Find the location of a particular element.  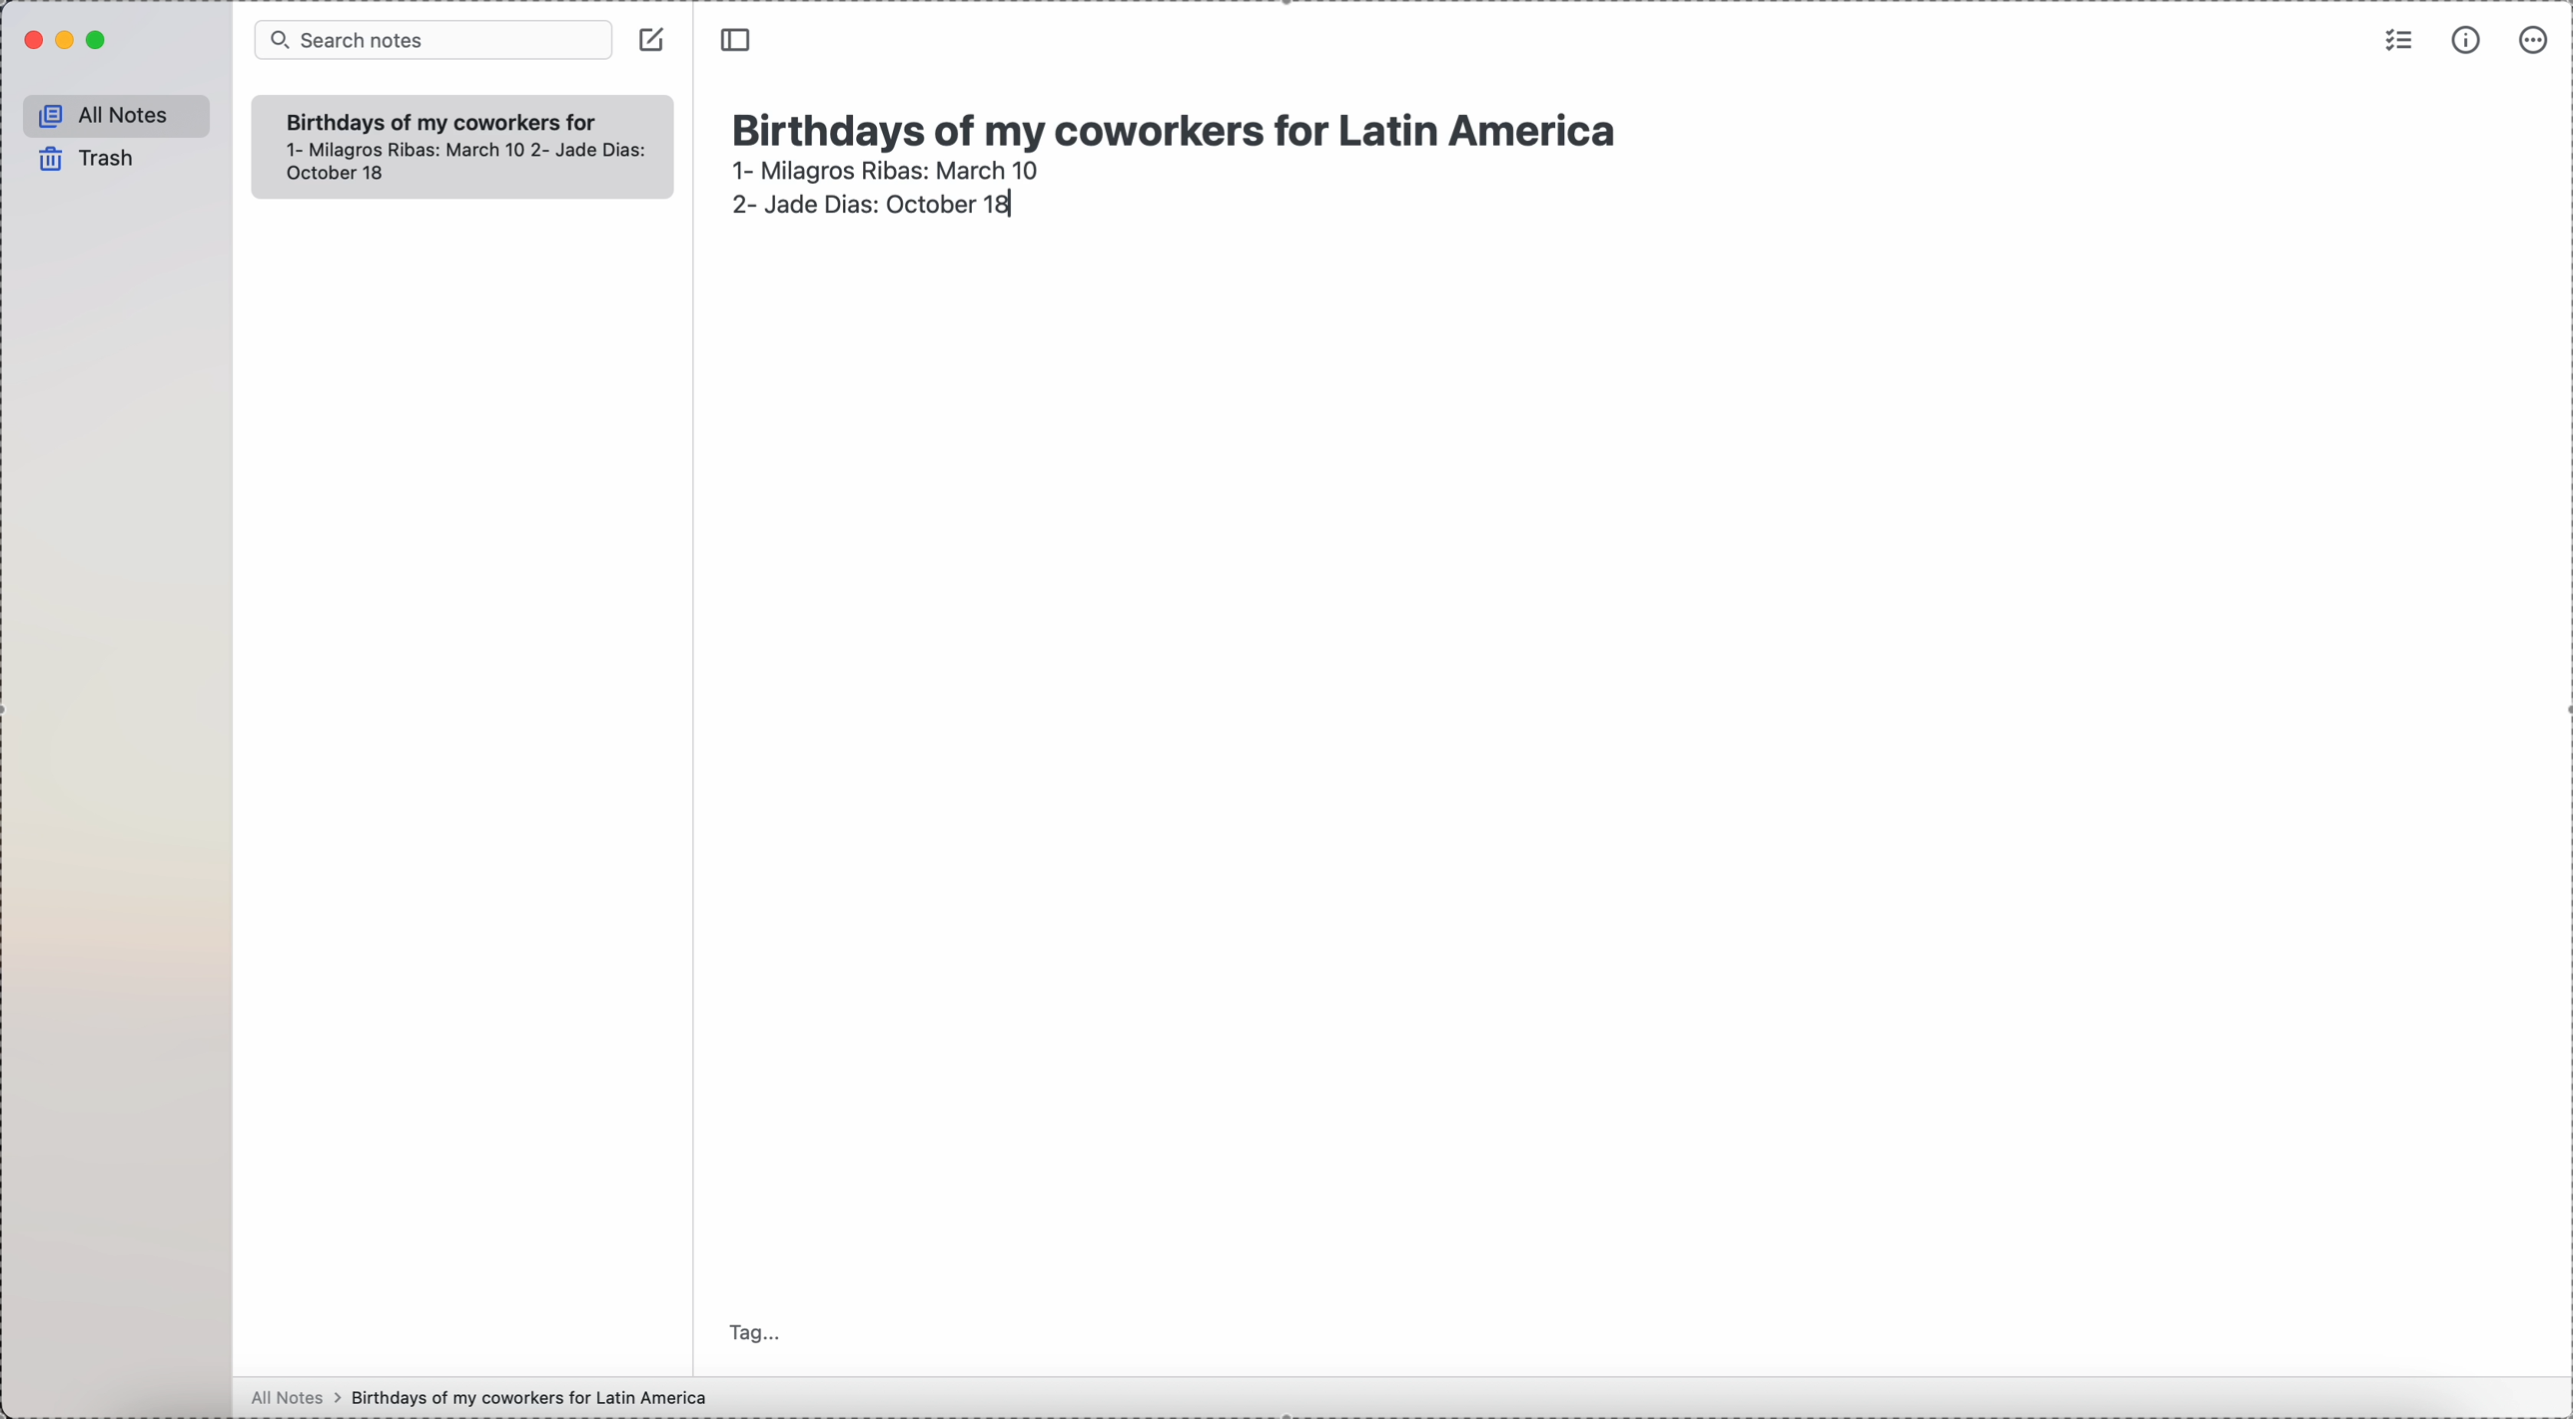

create note is located at coordinates (651, 39).